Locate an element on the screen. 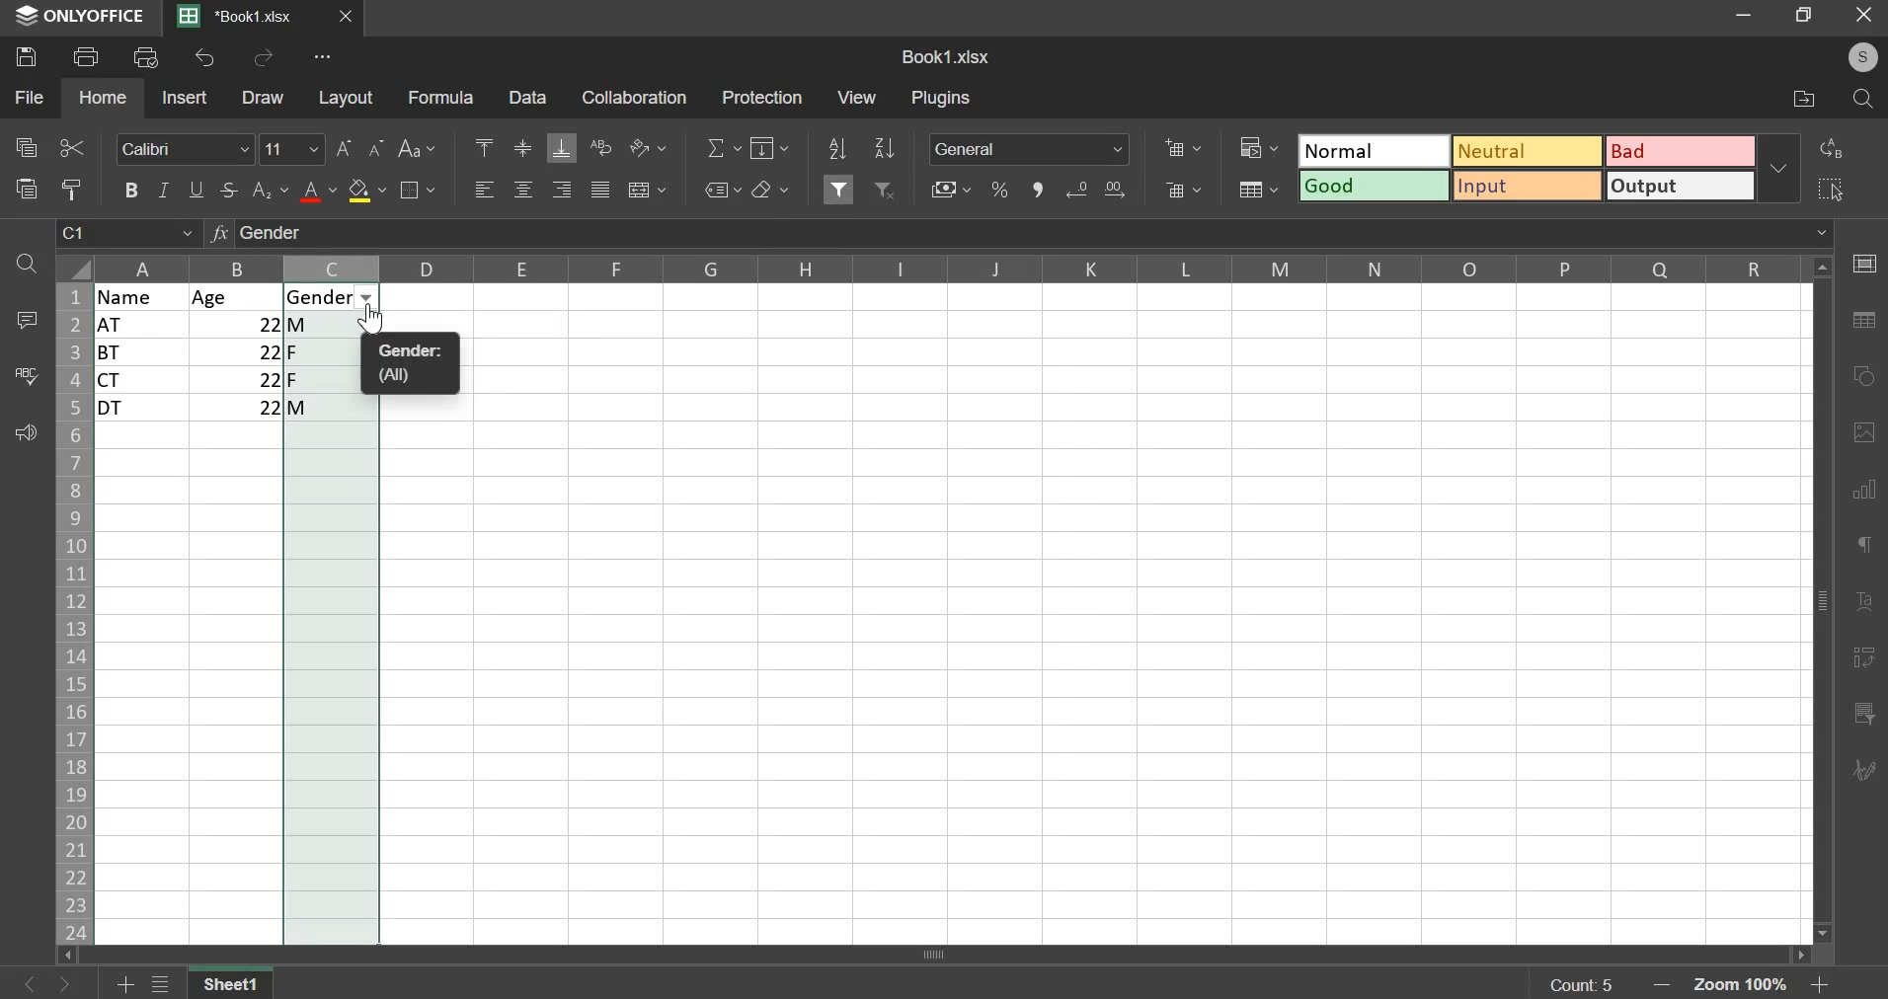 Image resolution: width=1888 pixels, height=999 pixels. previous is located at coordinates (72, 983).